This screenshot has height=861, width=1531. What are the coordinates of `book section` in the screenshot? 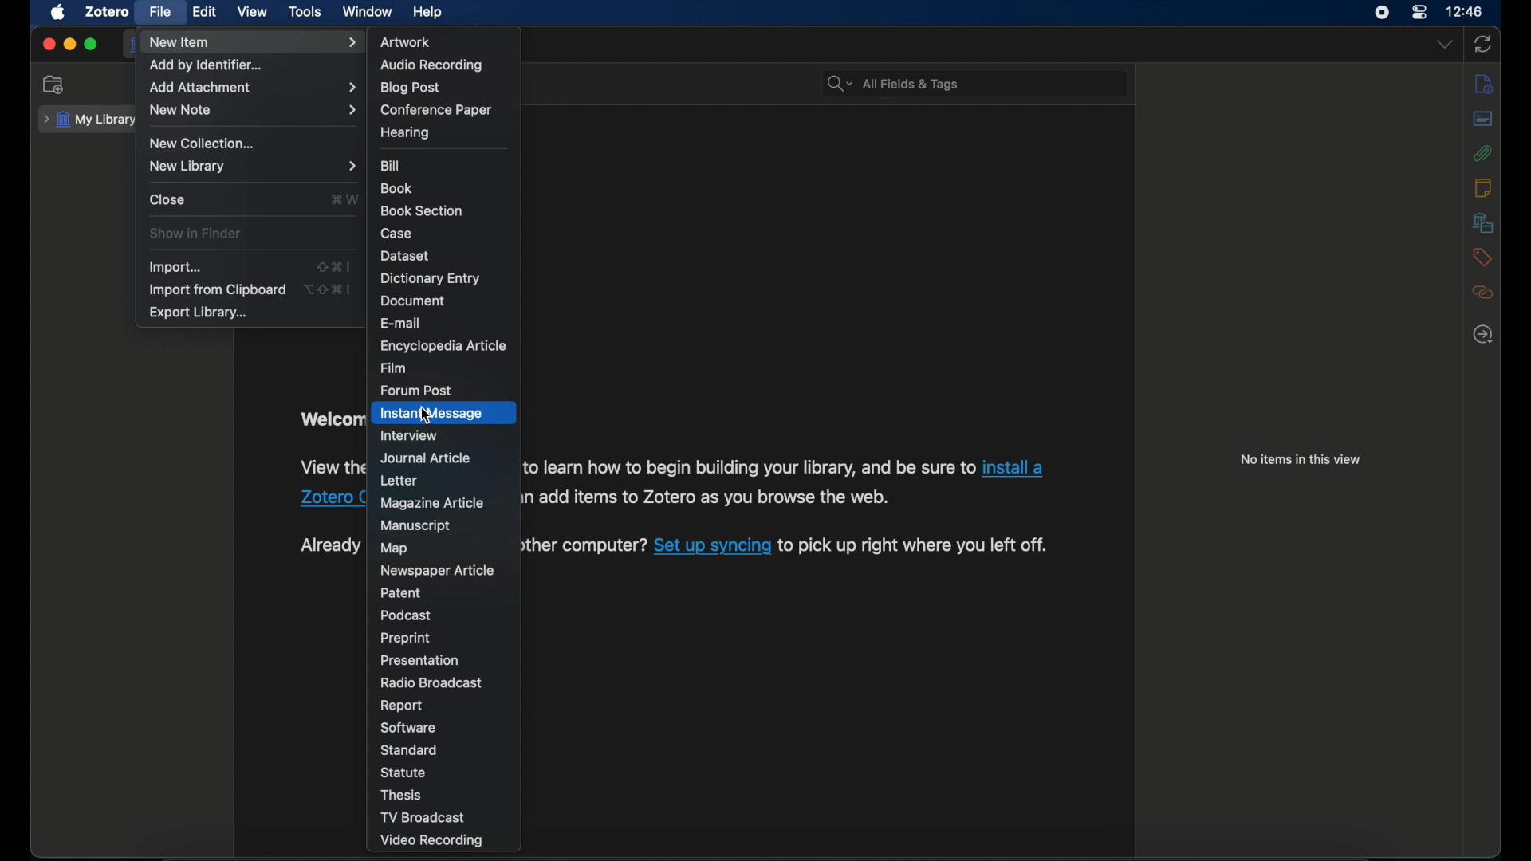 It's located at (422, 212).